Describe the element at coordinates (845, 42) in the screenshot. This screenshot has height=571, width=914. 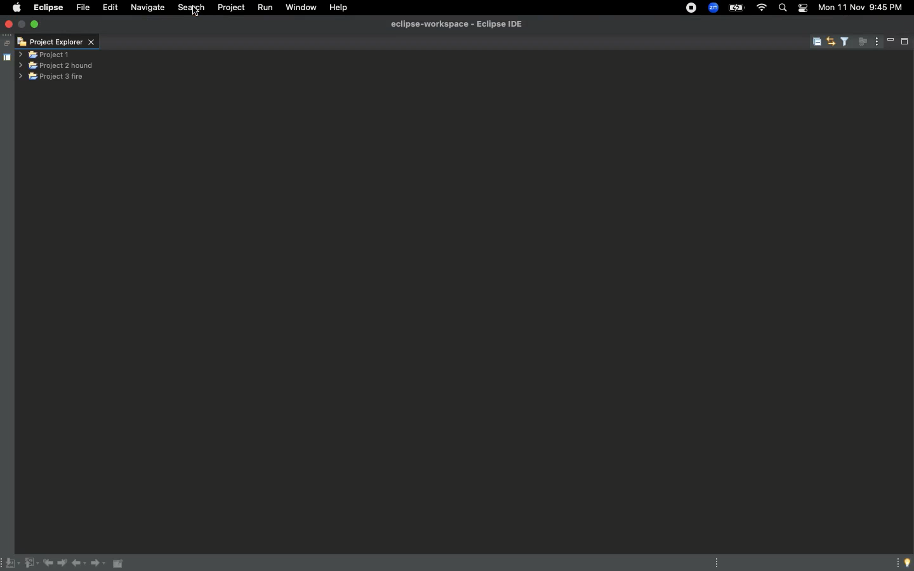
I see `Select and deselect filters ` at that location.